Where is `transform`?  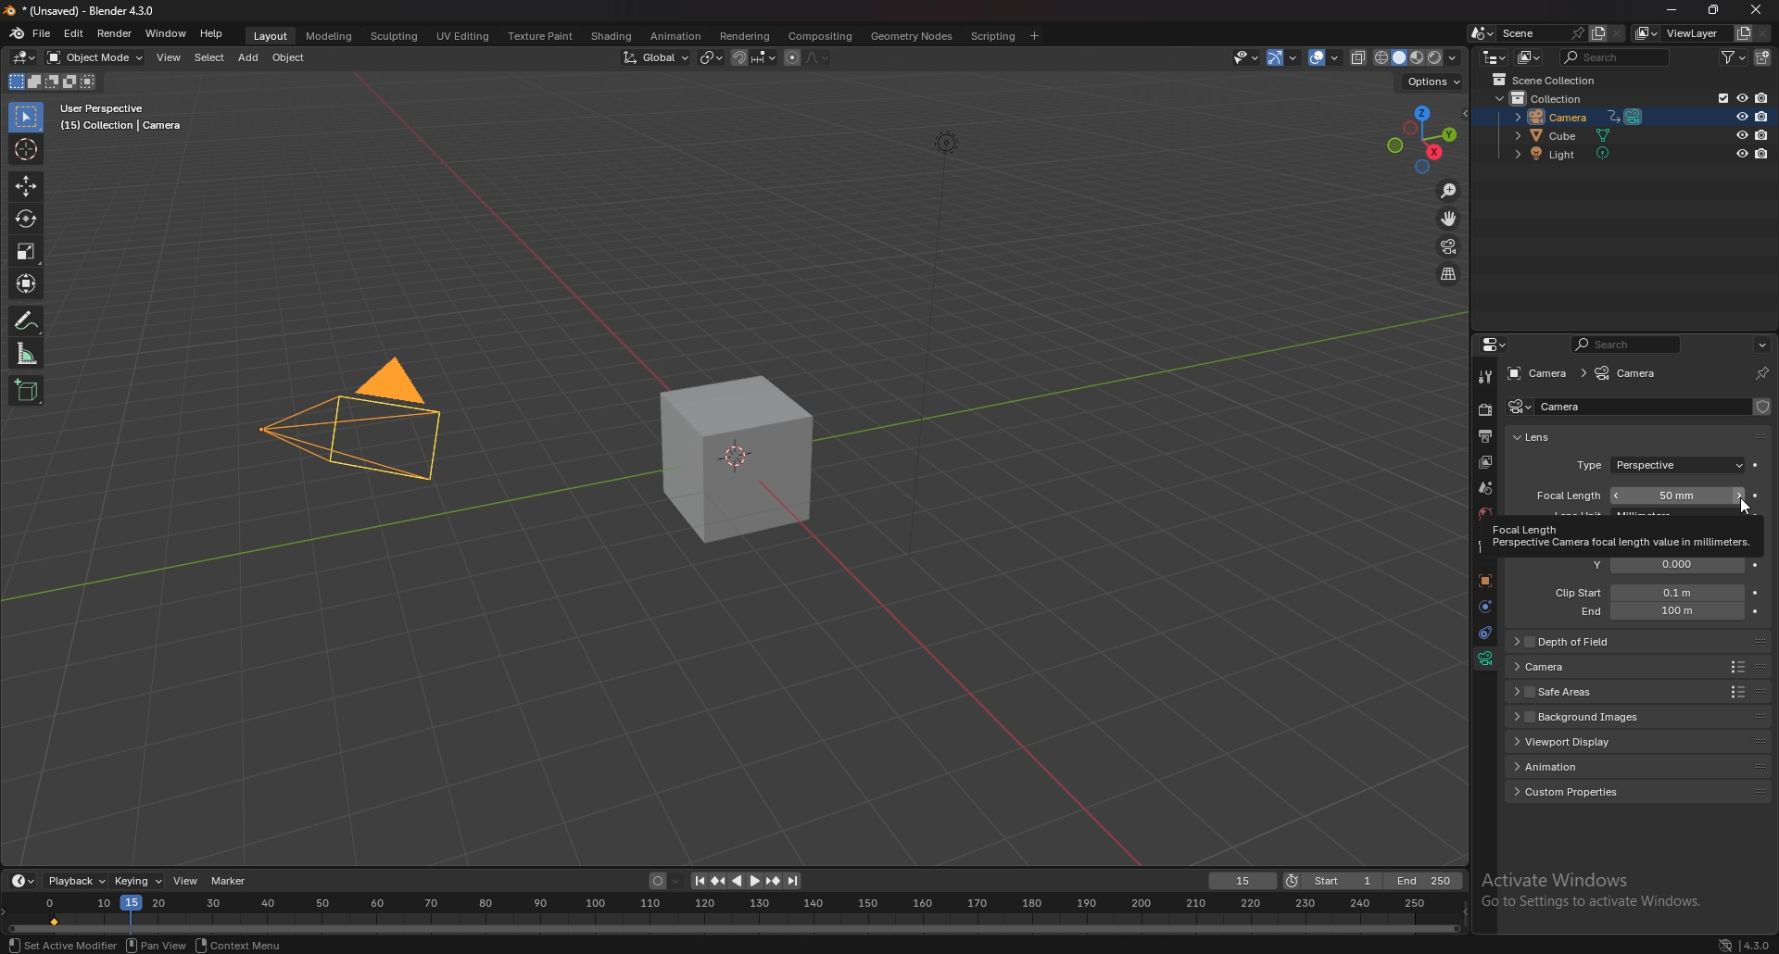
transform is located at coordinates (25, 282).